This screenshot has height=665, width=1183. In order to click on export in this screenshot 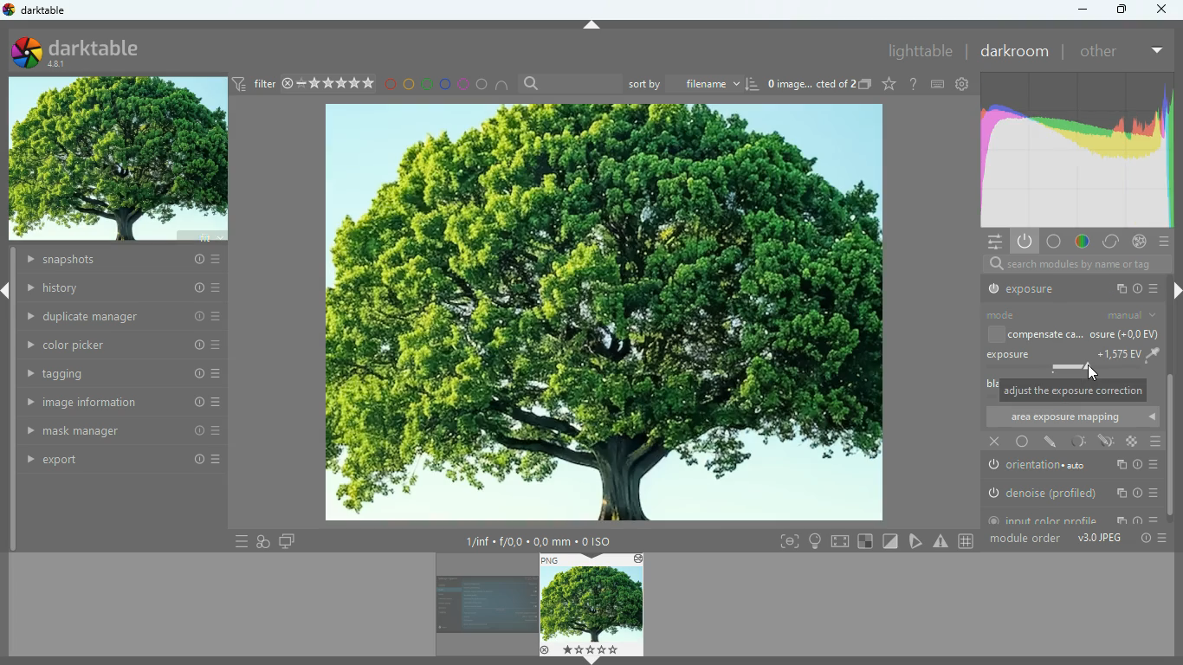, I will do `click(118, 460)`.